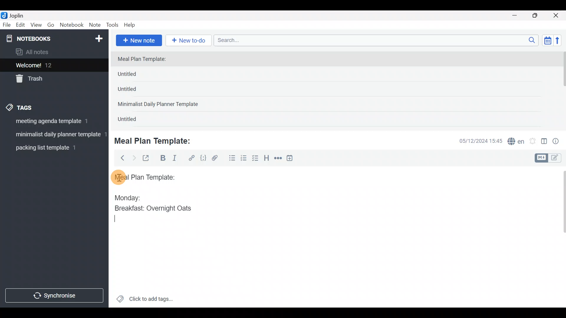  Describe the element at coordinates (292, 159) in the screenshot. I see `Insert time` at that location.